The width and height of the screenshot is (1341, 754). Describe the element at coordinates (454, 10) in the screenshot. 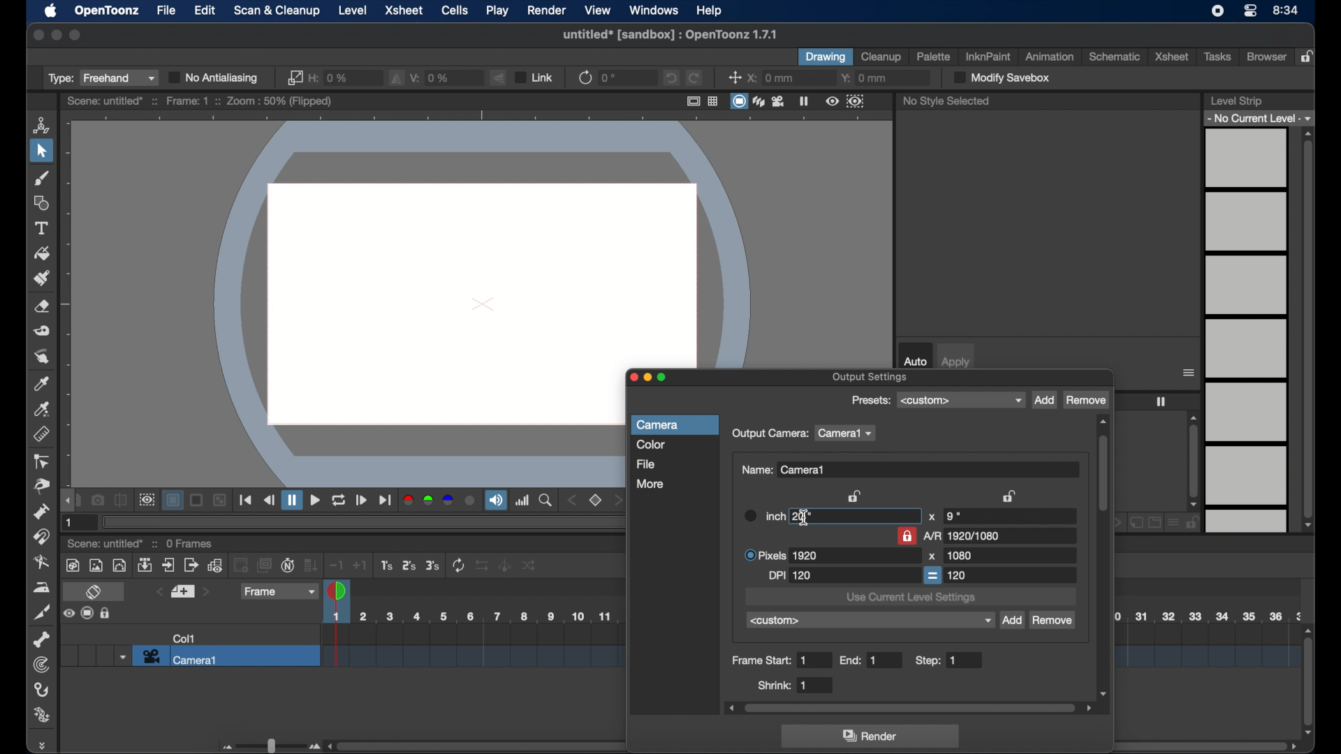

I see `cells` at that location.